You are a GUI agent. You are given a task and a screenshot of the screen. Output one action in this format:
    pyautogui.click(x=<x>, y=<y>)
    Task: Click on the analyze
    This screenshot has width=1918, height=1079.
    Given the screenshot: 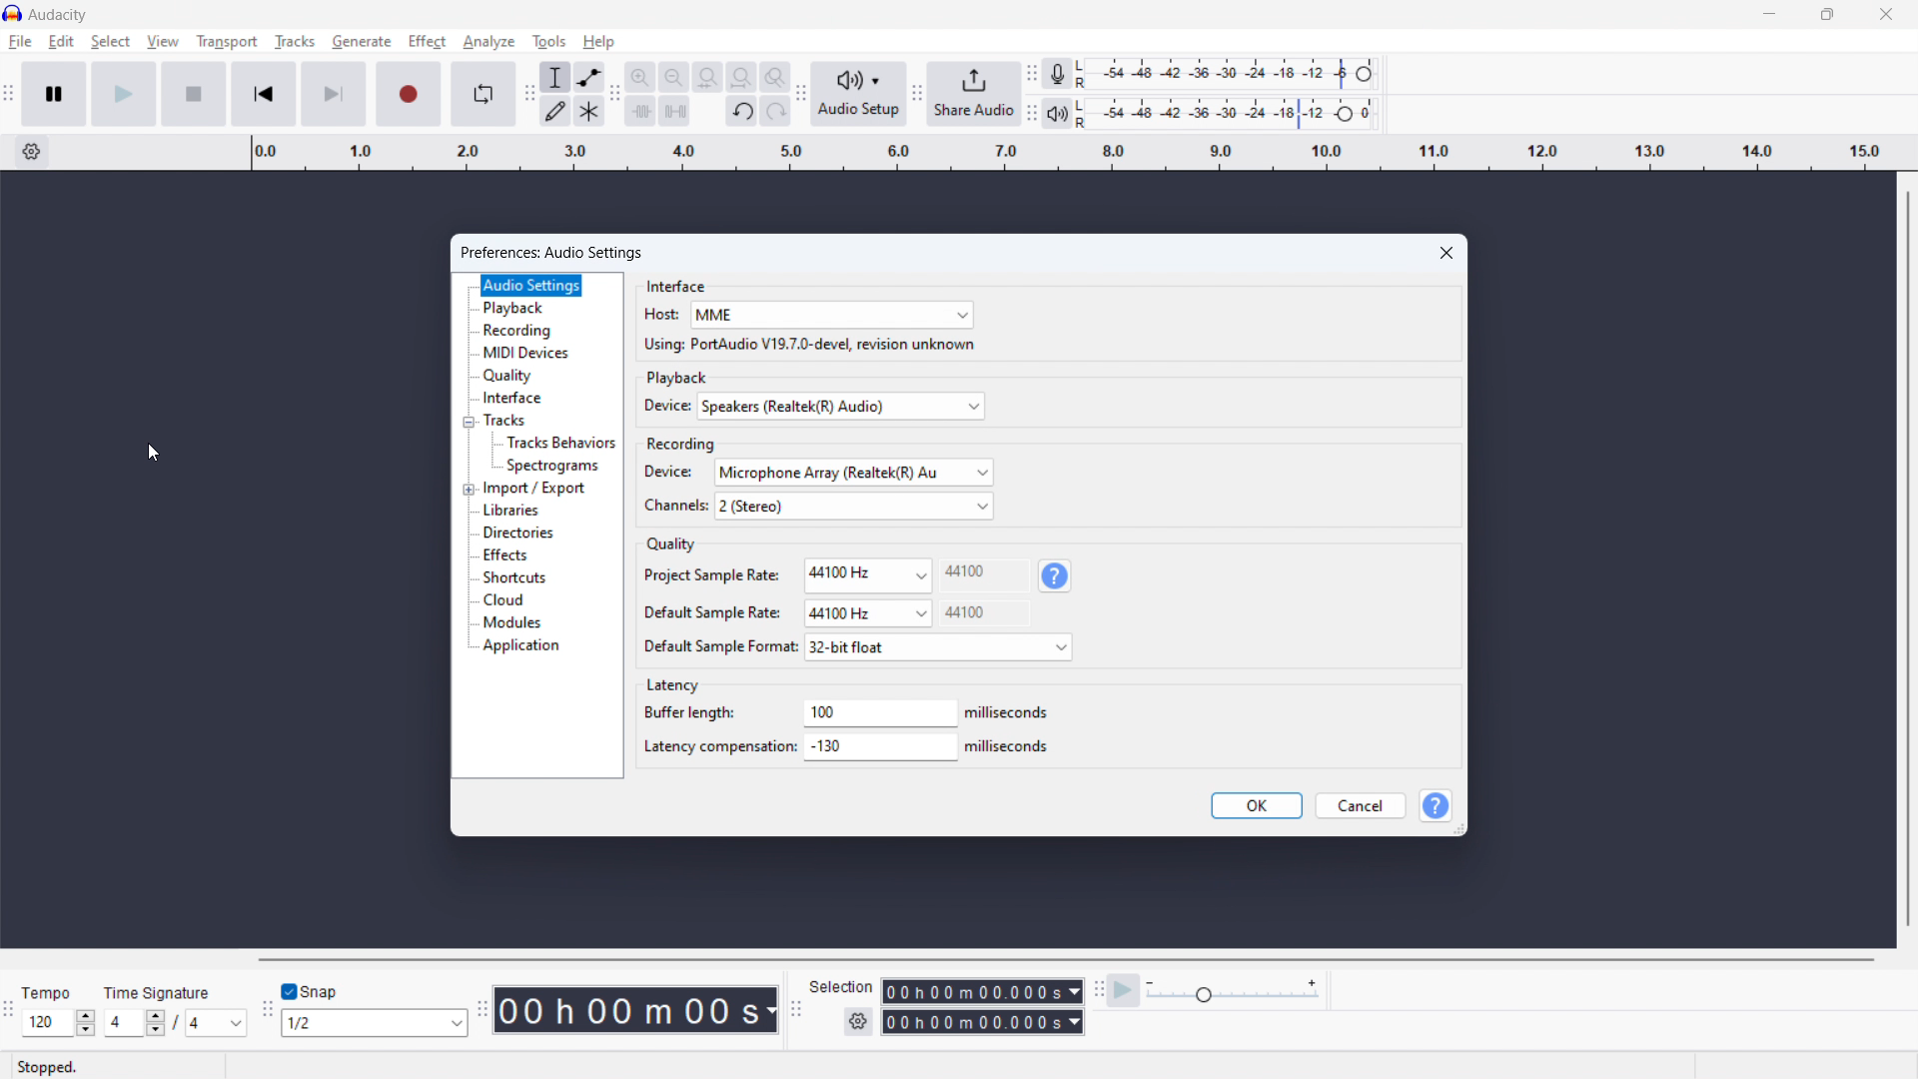 What is the action you would take?
    pyautogui.click(x=487, y=42)
    